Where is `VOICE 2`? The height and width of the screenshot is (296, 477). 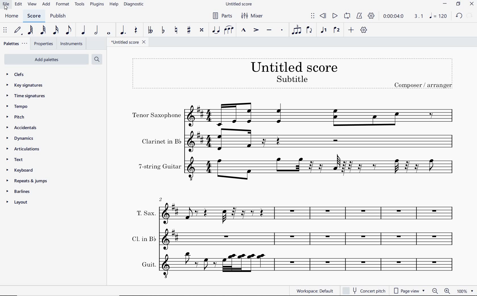 VOICE 2 is located at coordinates (337, 30).